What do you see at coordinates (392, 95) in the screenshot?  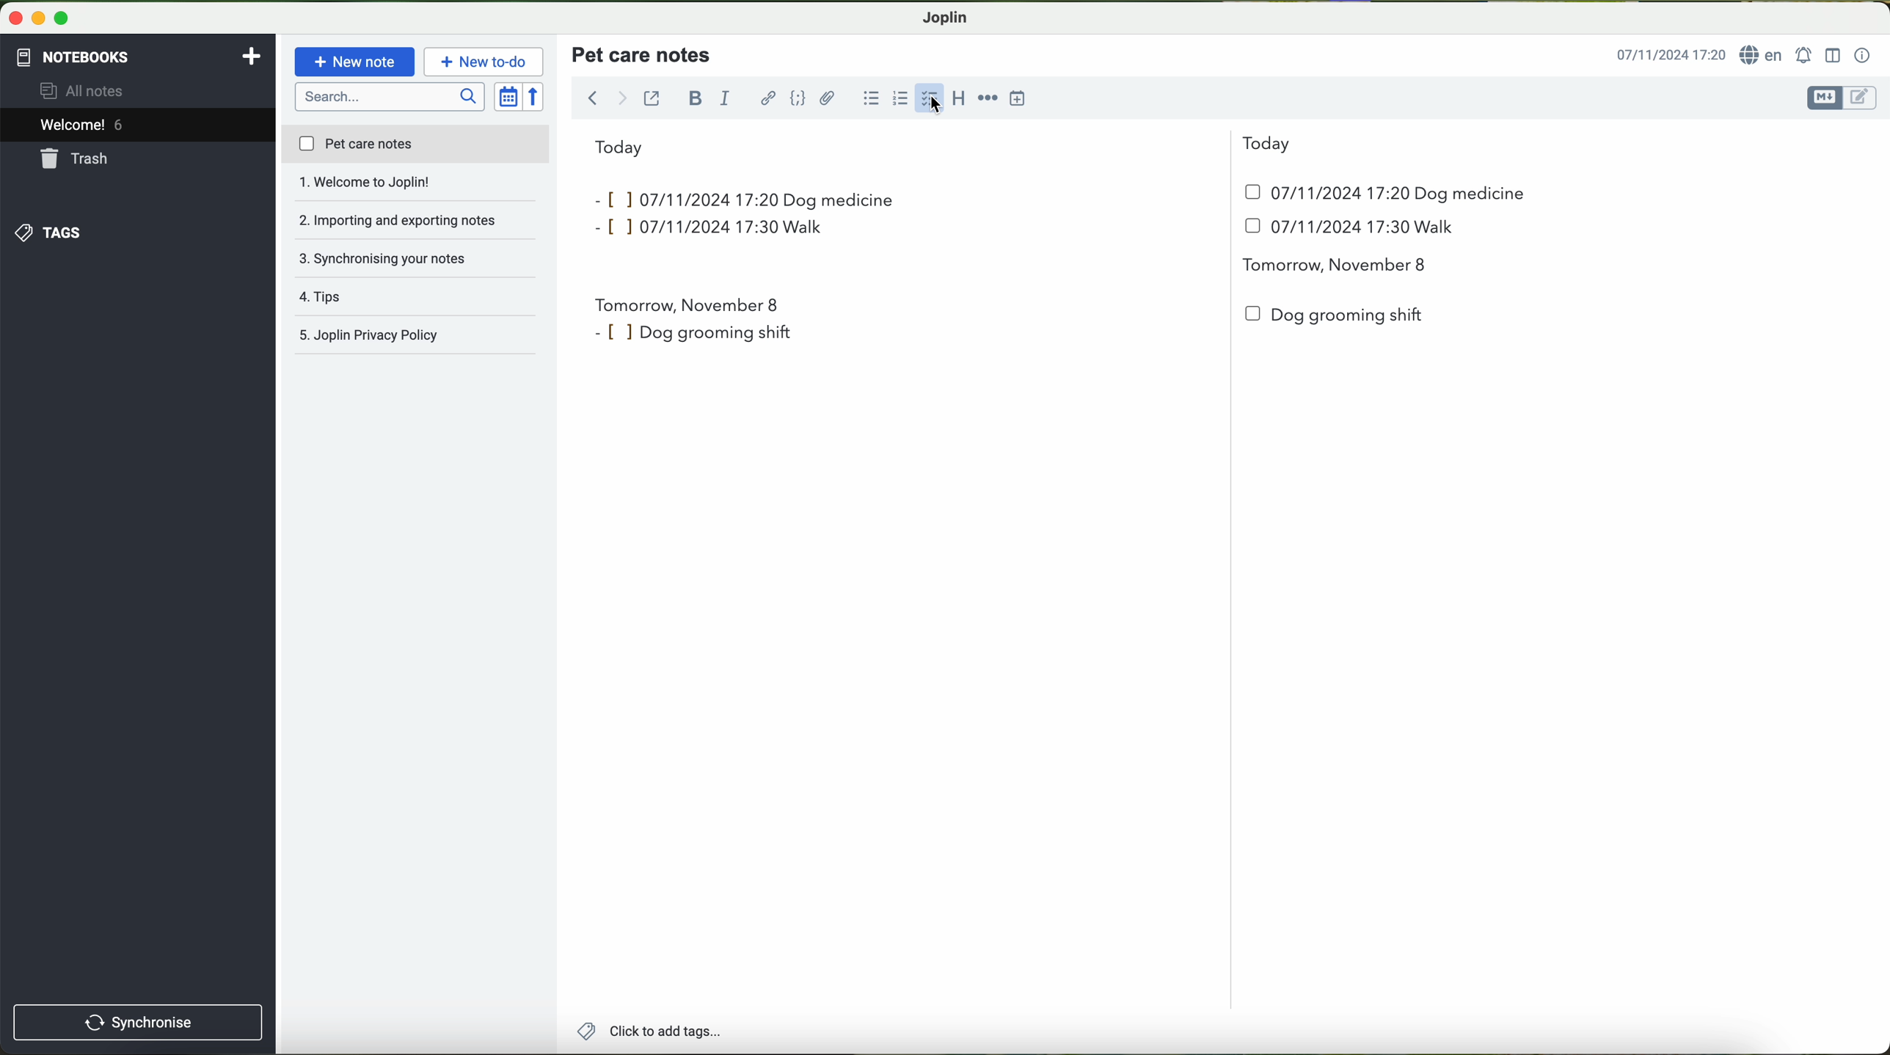 I see `search bar` at bounding box center [392, 95].